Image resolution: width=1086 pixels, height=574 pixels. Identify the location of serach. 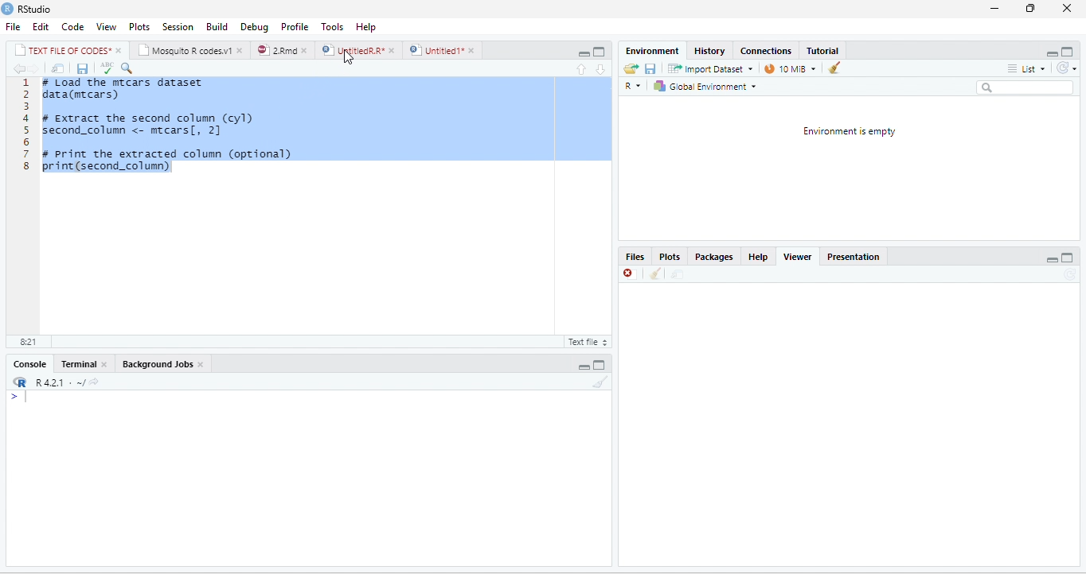
(130, 68).